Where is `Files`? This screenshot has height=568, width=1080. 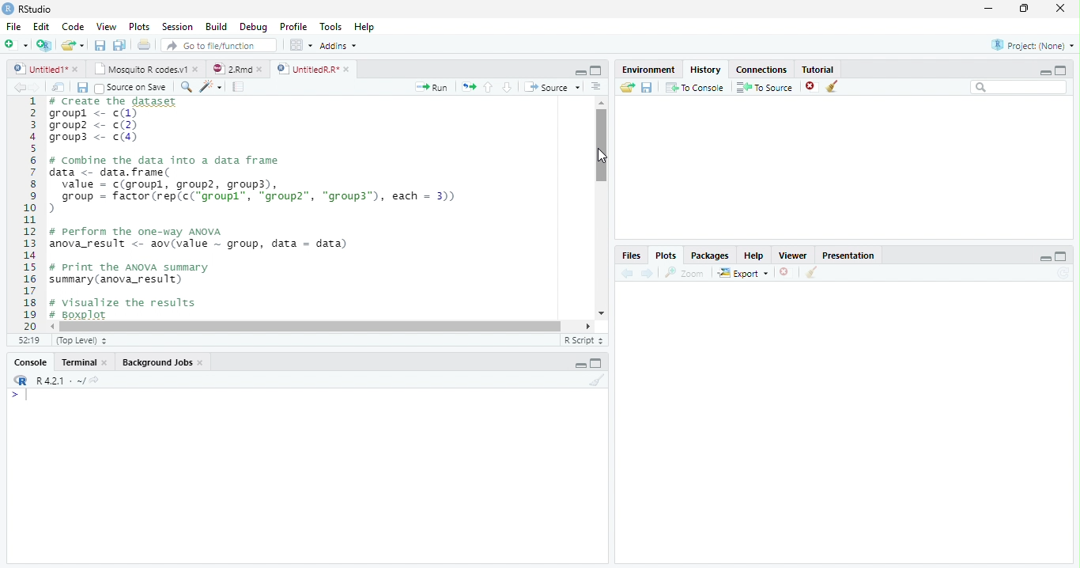
Files is located at coordinates (630, 256).